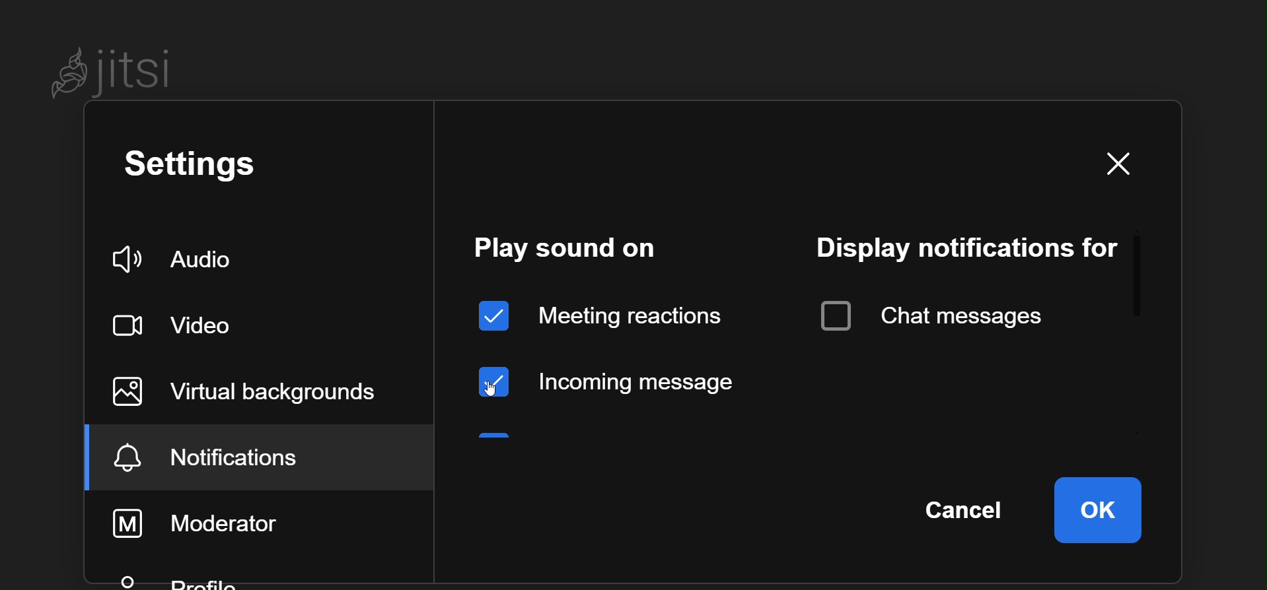 The width and height of the screenshot is (1267, 590). Describe the element at coordinates (119, 69) in the screenshot. I see `Jitsi` at that location.